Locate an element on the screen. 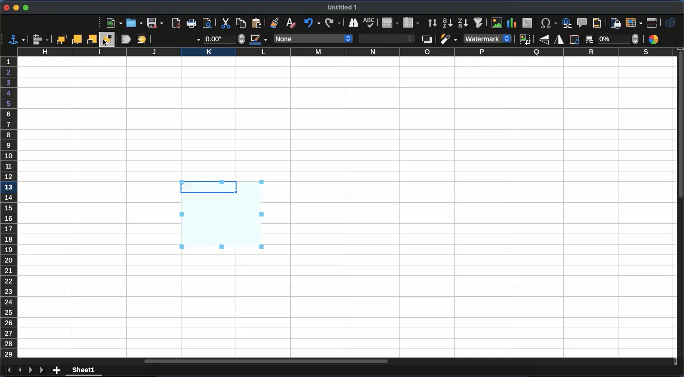 The image size is (684, 377). special character is located at coordinates (547, 23).